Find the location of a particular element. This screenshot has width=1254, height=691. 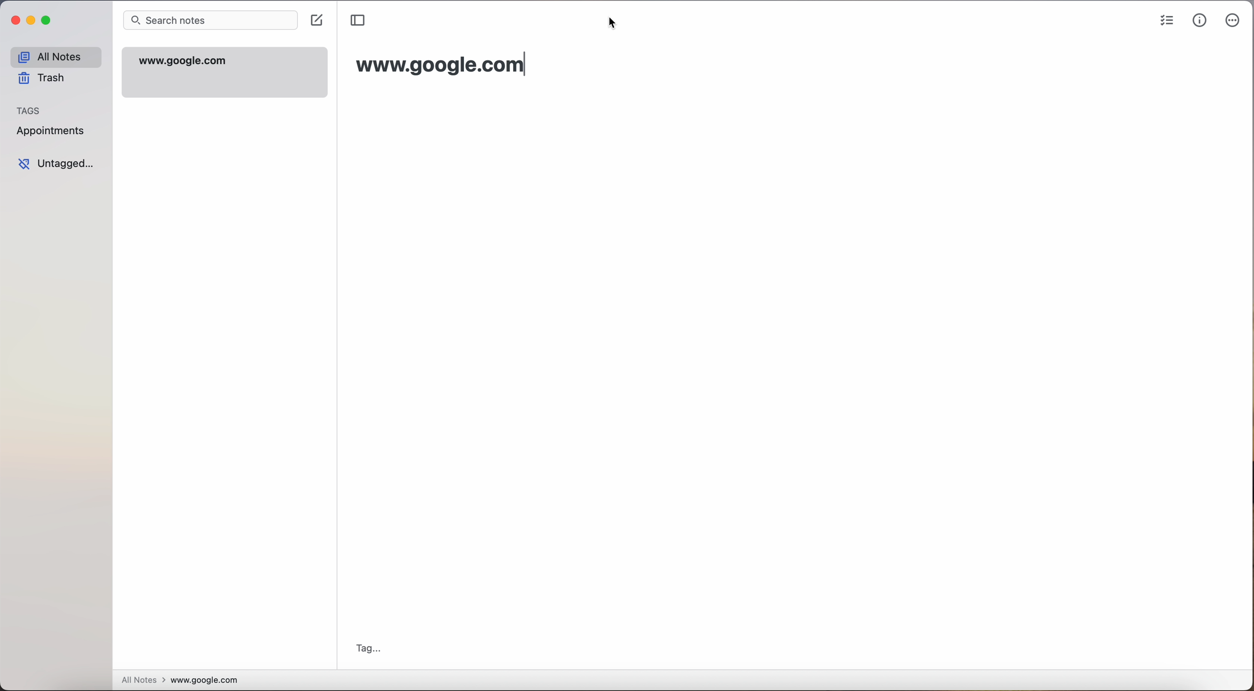

minimize app is located at coordinates (34, 22).